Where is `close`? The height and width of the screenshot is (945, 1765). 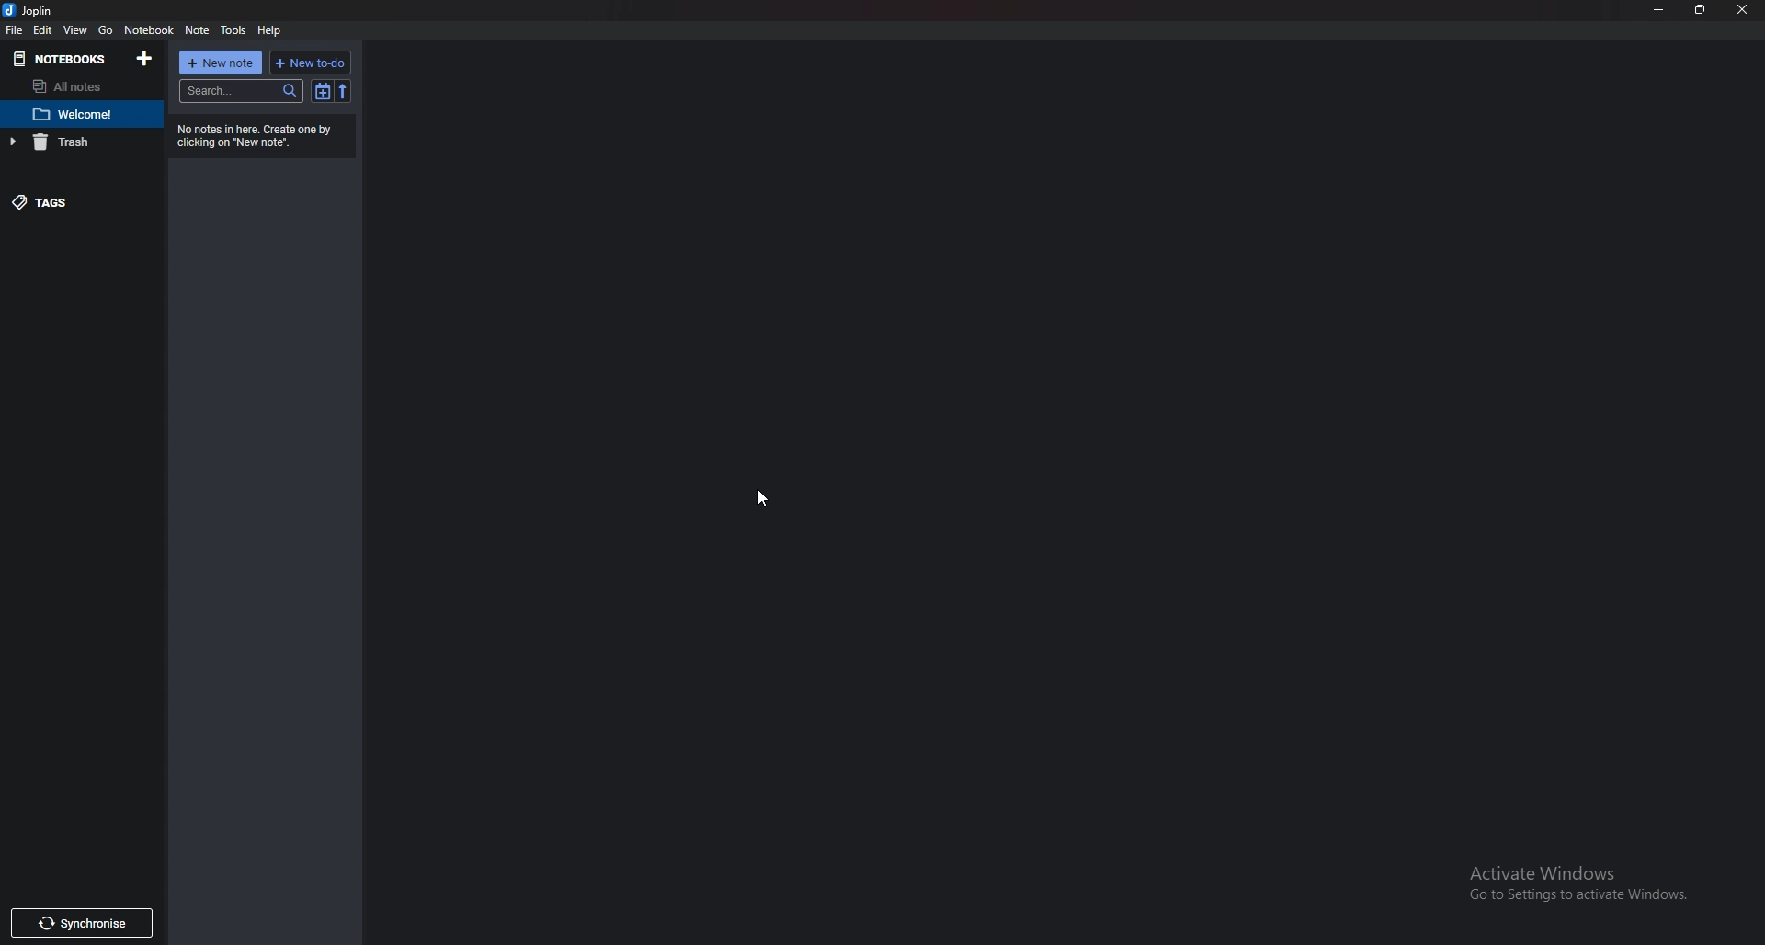
close is located at coordinates (1743, 10).